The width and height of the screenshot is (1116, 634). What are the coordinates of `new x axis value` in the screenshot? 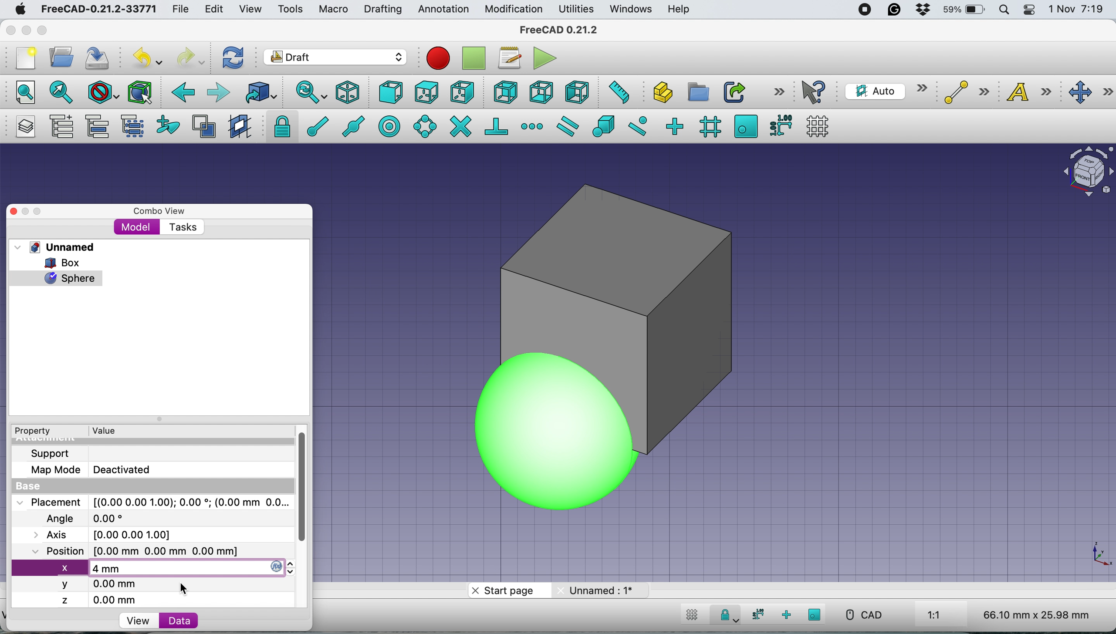 It's located at (106, 569).